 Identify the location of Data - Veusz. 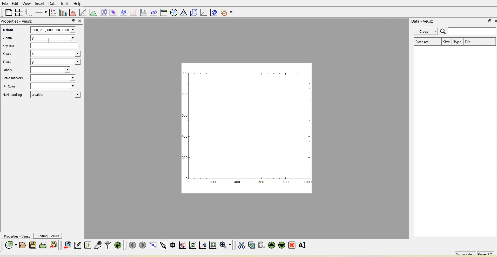
(423, 21).